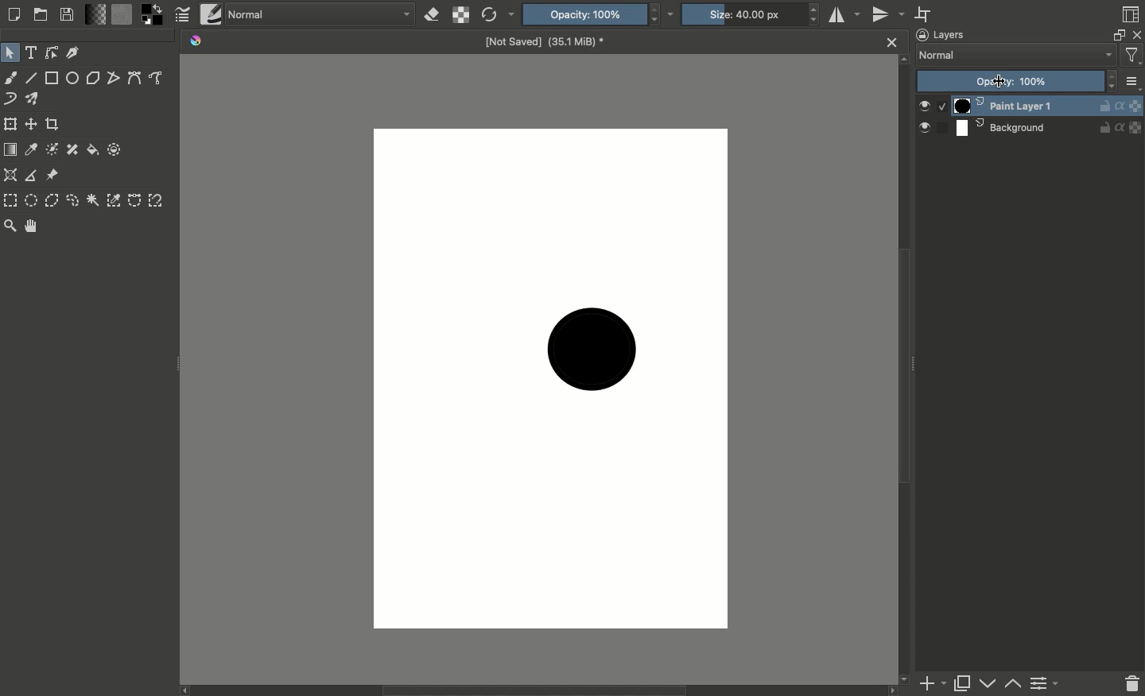 This screenshot has height=696, width=1145. I want to click on Move a layer, so click(32, 123).